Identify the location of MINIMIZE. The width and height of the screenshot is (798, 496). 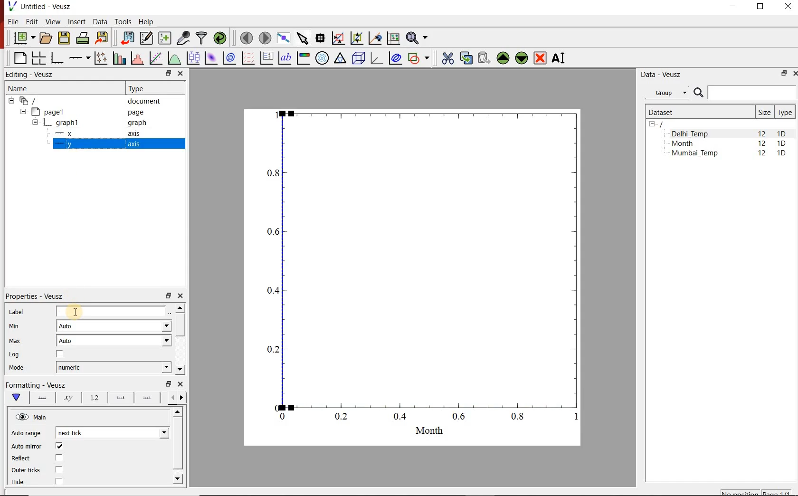
(733, 7).